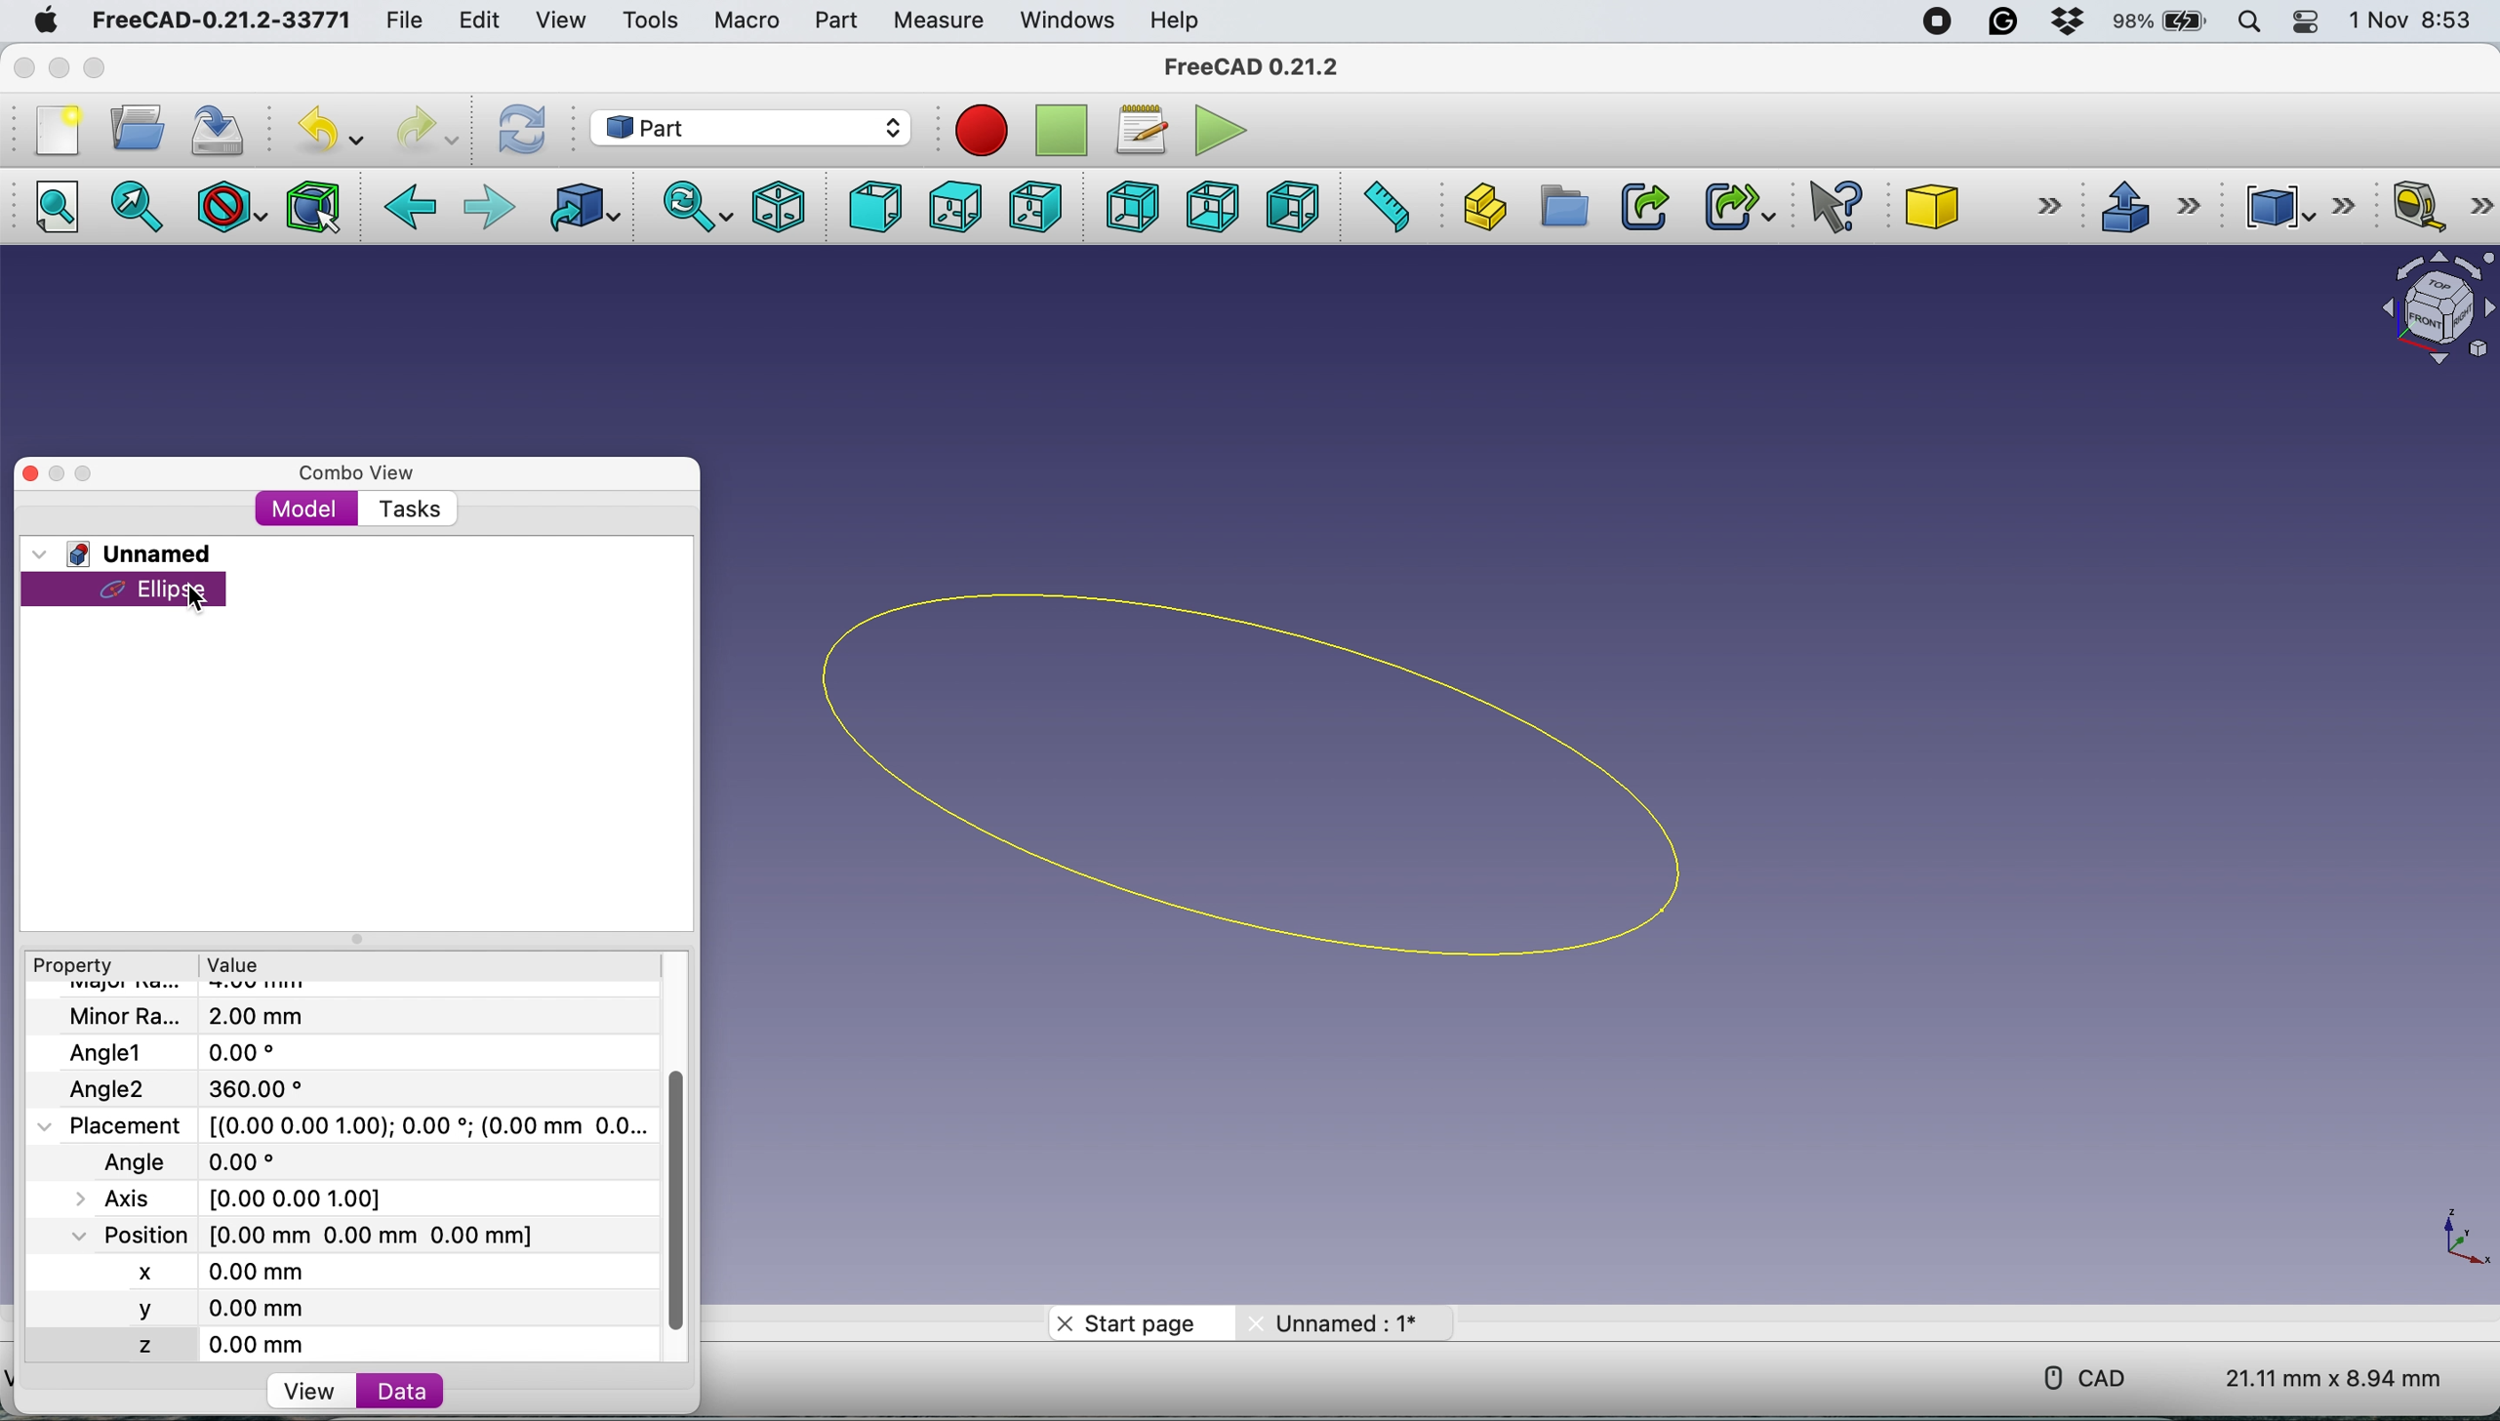 Image resolution: width=2500 pixels, height=1421 pixels. Describe the element at coordinates (2089, 1375) in the screenshot. I see `cad` at that location.